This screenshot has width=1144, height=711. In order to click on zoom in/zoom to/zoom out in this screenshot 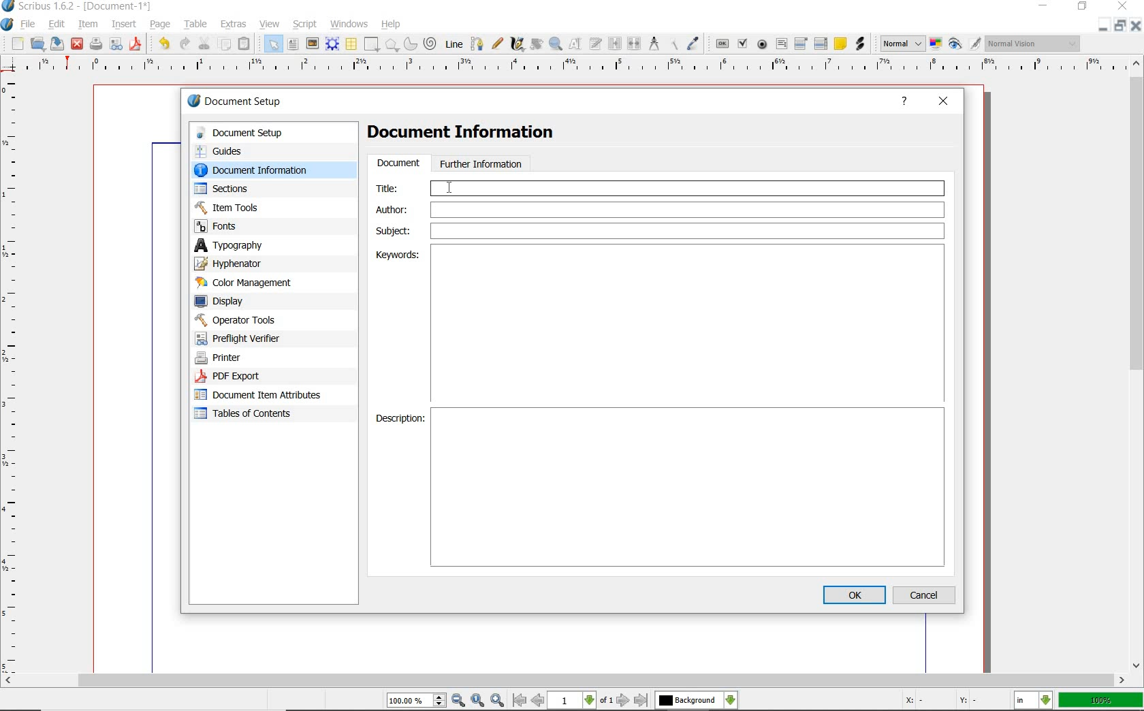, I will do `click(447, 700)`.